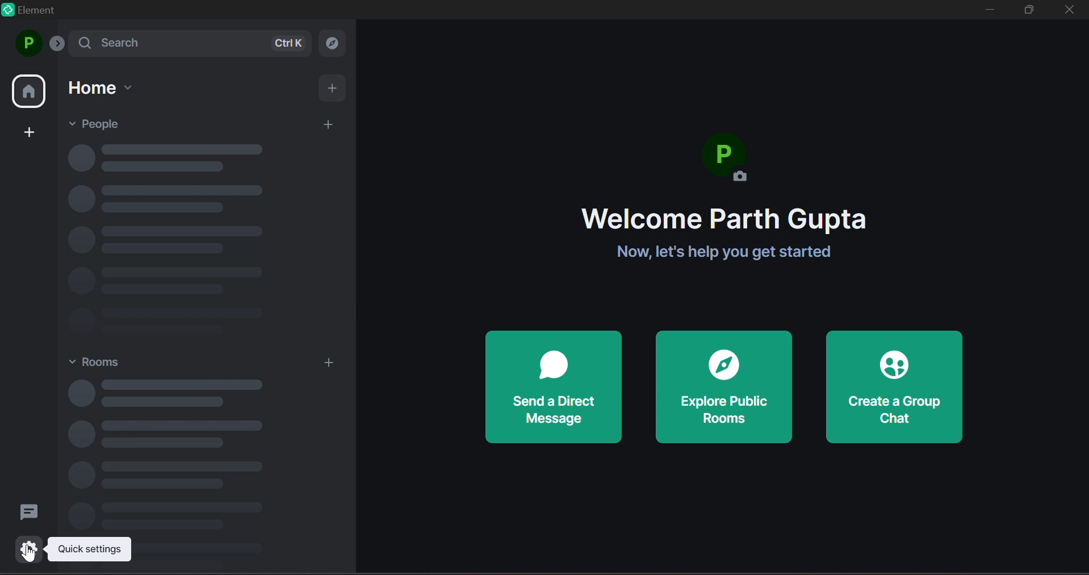 The width and height of the screenshot is (1089, 575). What do you see at coordinates (26, 557) in the screenshot?
I see `cursor` at bounding box center [26, 557].